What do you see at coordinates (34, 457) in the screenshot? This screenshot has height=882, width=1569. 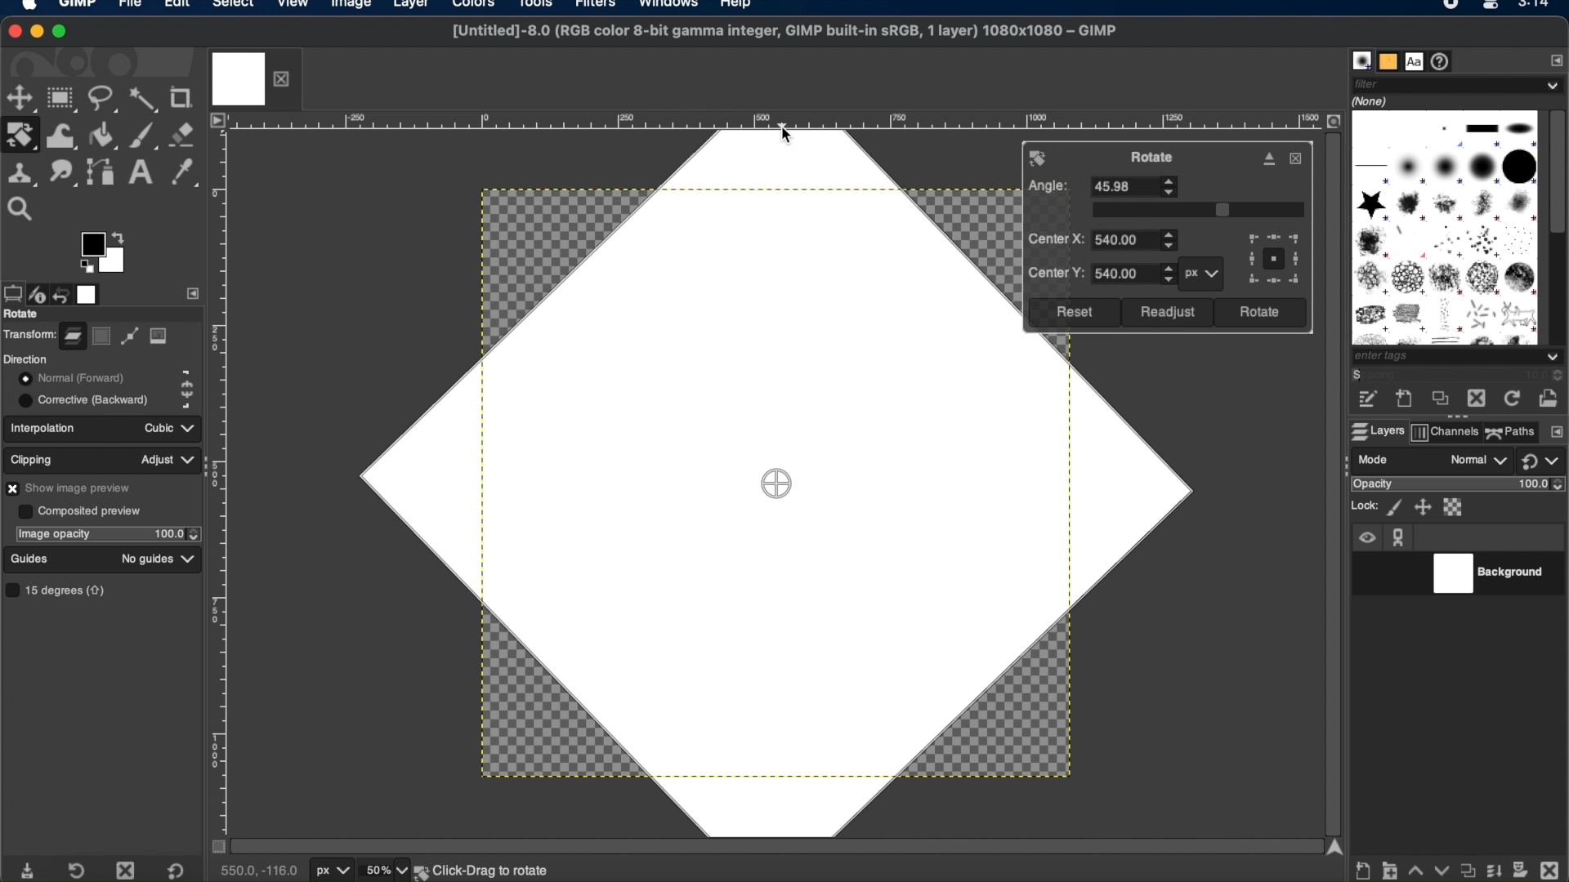 I see `clipping` at bounding box center [34, 457].